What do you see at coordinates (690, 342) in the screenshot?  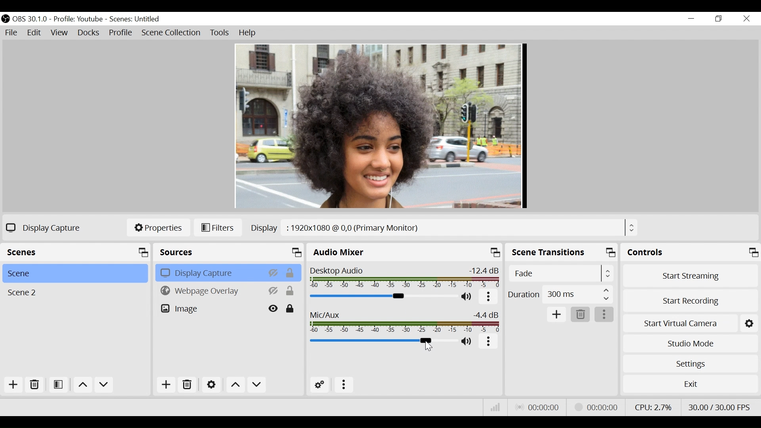 I see `Studio Mode` at bounding box center [690, 342].